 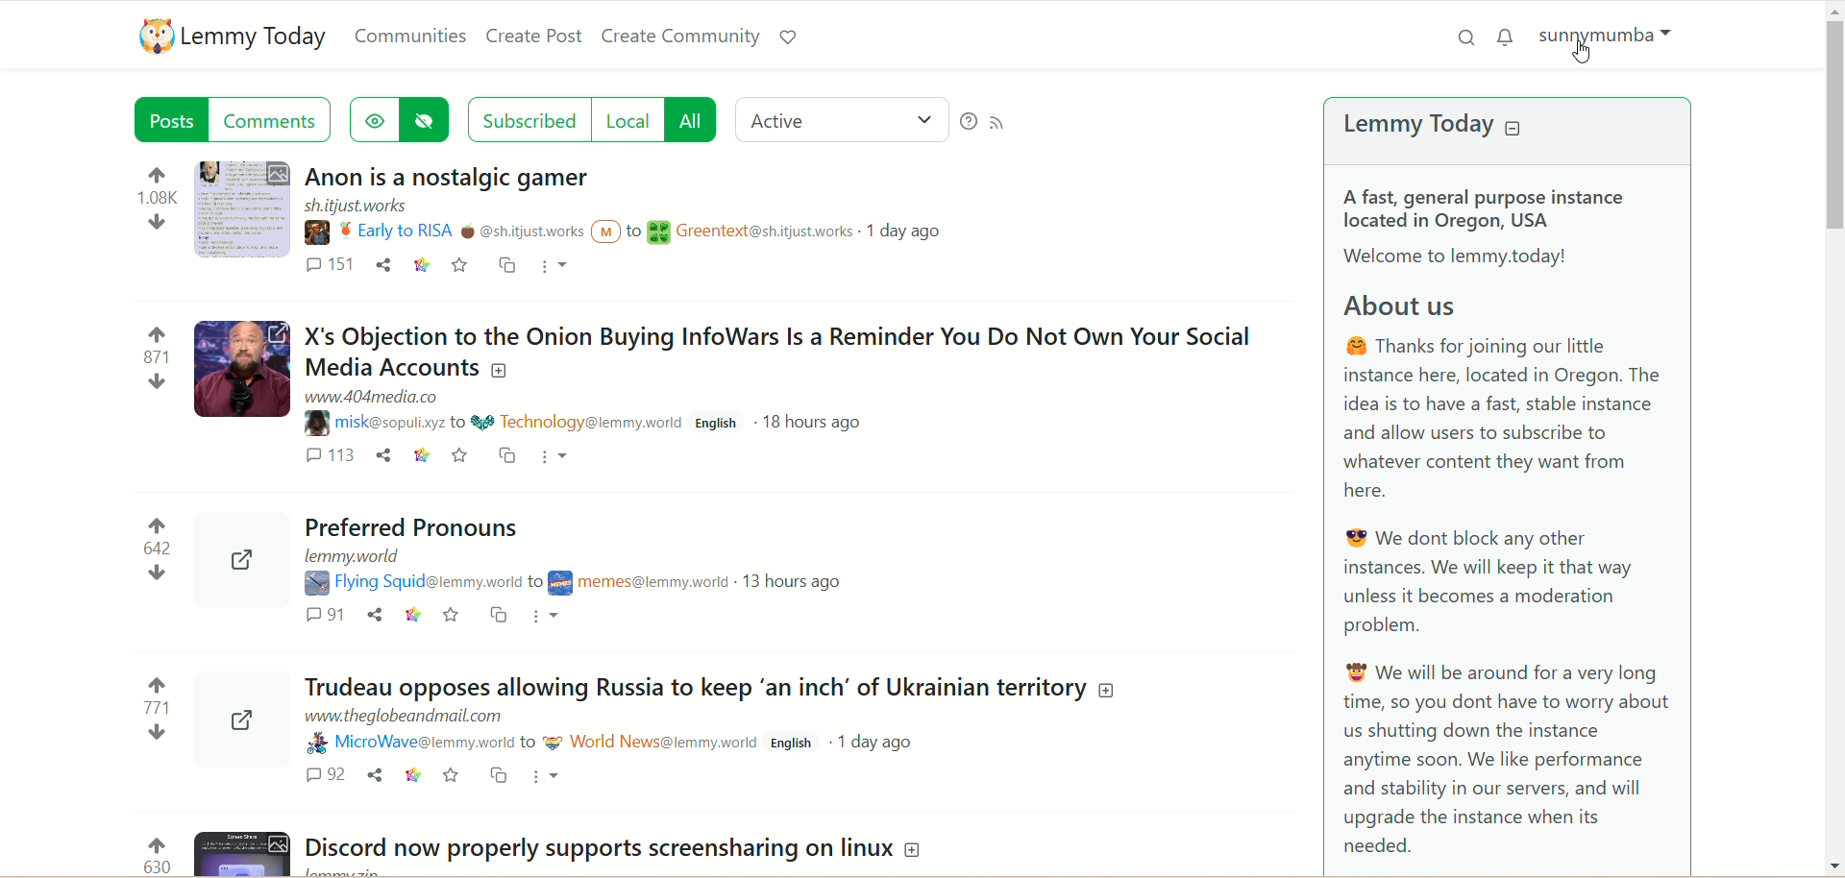 I want to click on Username, so click(x=409, y=745).